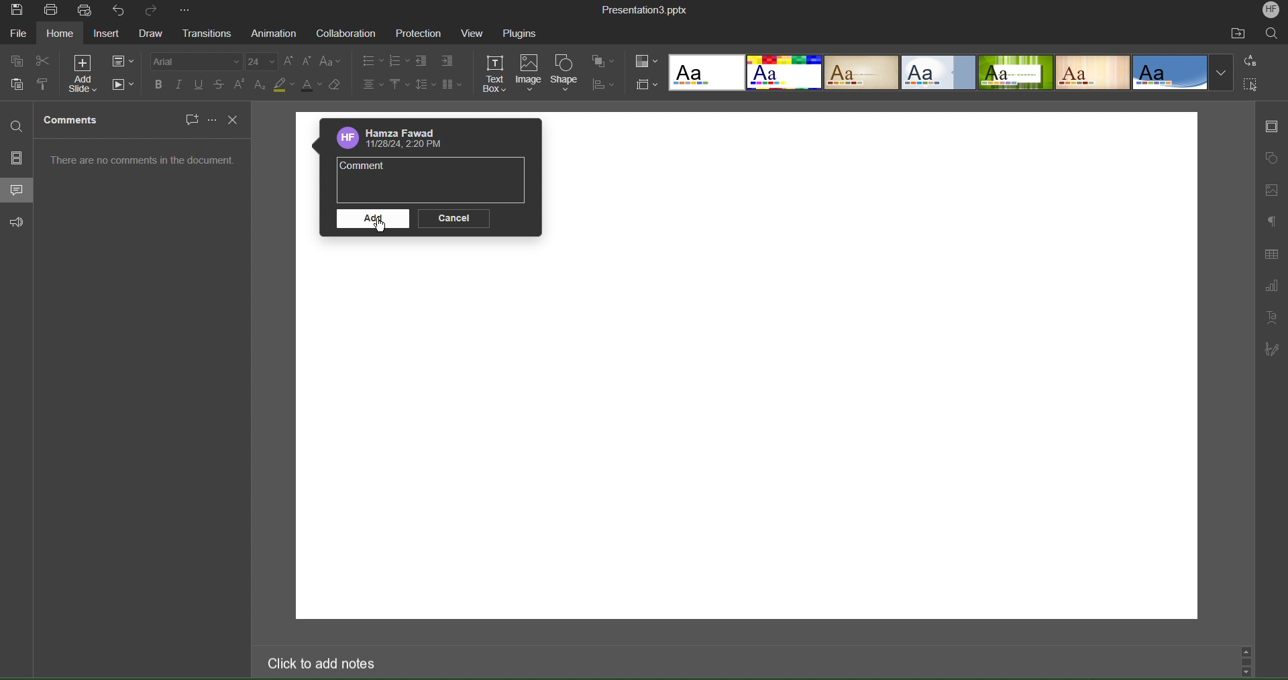 This screenshot has width=1288, height=680. Describe the element at coordinates (119, 10) in the screenshot. I see `Undo` at that location.